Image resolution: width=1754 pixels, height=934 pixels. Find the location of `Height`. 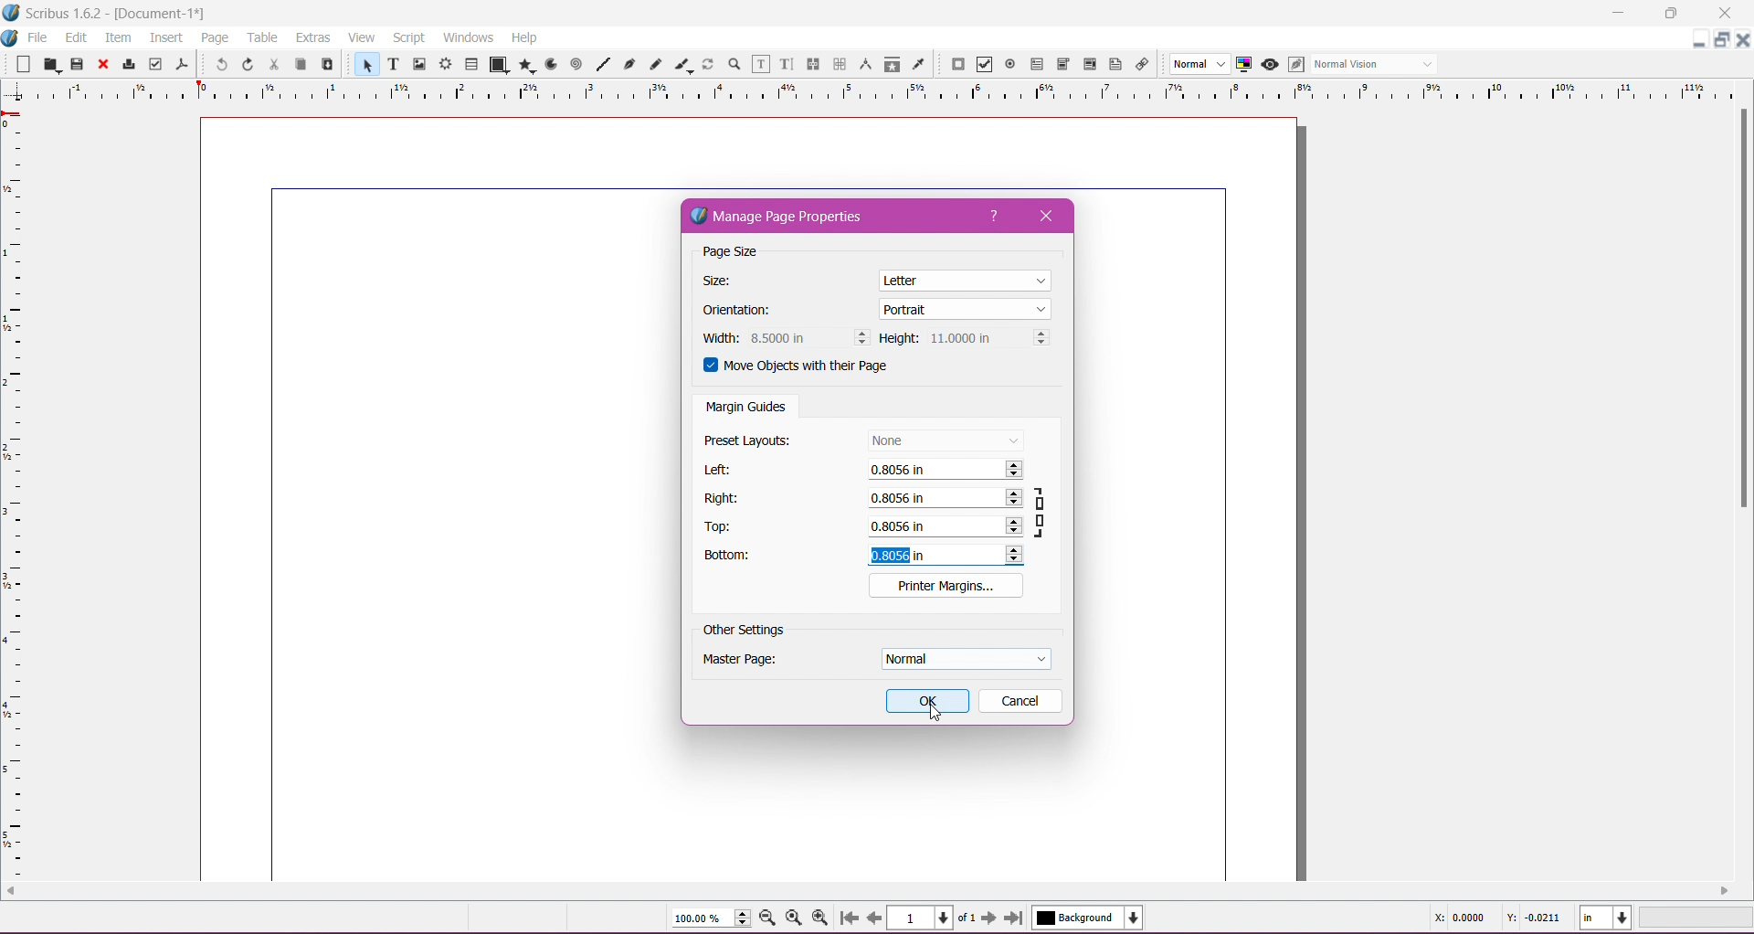

Height is located at coordinates (899, 339).